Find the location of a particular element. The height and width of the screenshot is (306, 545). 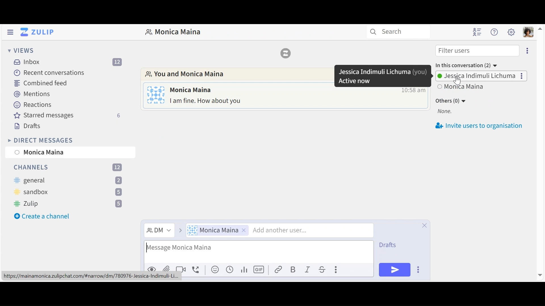

Mentions is located at coordinates (33, 94).